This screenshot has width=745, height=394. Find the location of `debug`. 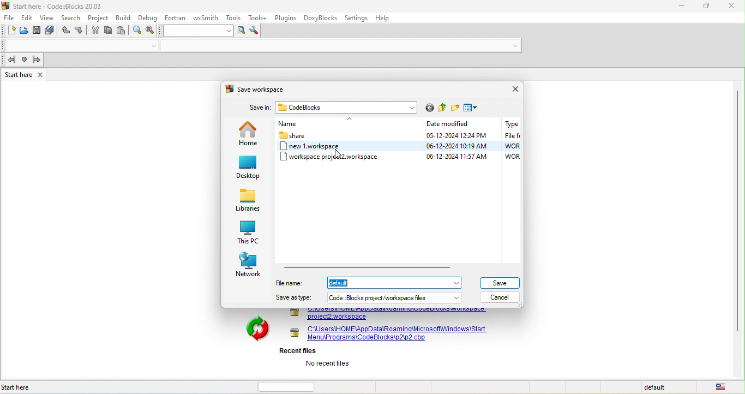

debug is located at coordinates (147, 17).